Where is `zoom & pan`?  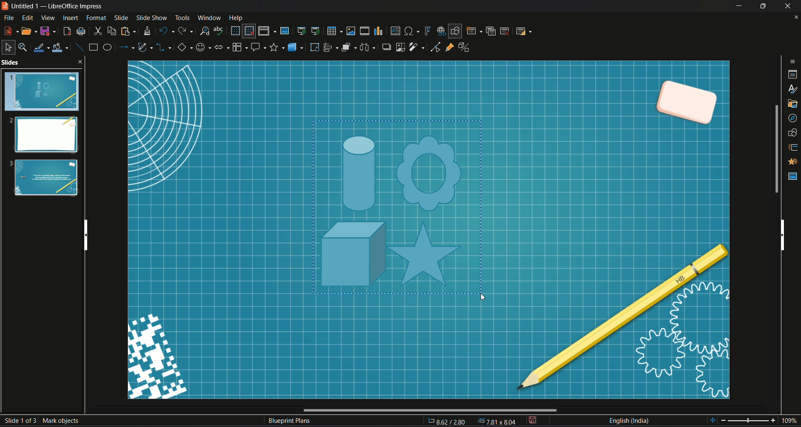
zoom & pan is located at coordinates (22, 46).